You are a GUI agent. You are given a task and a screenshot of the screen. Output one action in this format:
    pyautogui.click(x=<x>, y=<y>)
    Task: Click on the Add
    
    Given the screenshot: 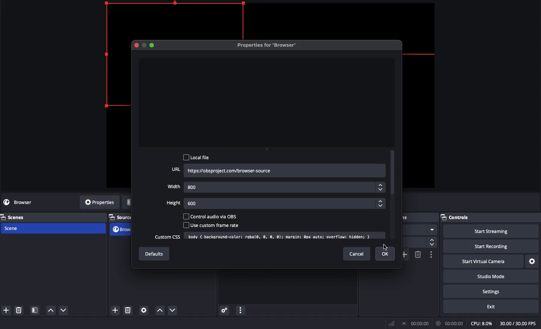 What is the action you would take?
    pyautogui.click(x=404, y=254)
    